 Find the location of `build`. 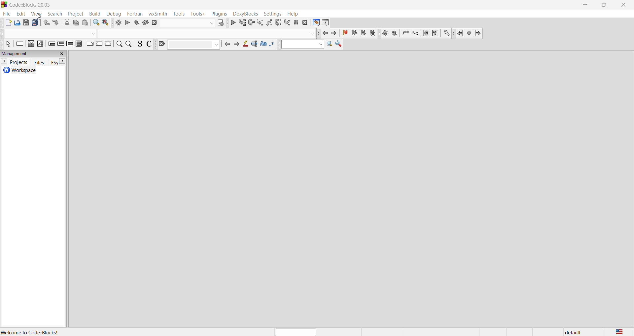

build is located at coordinates (117, 23).